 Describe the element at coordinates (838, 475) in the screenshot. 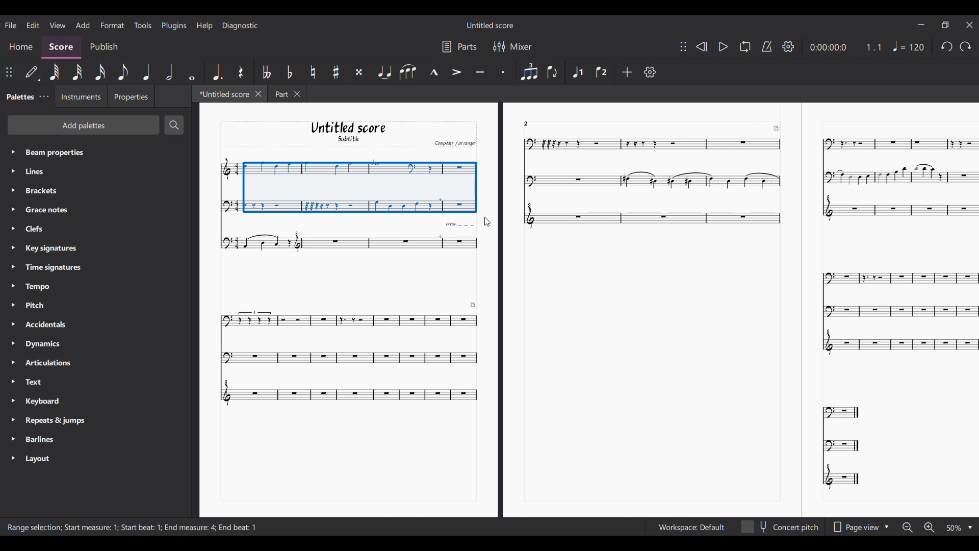

I see `` at that location.